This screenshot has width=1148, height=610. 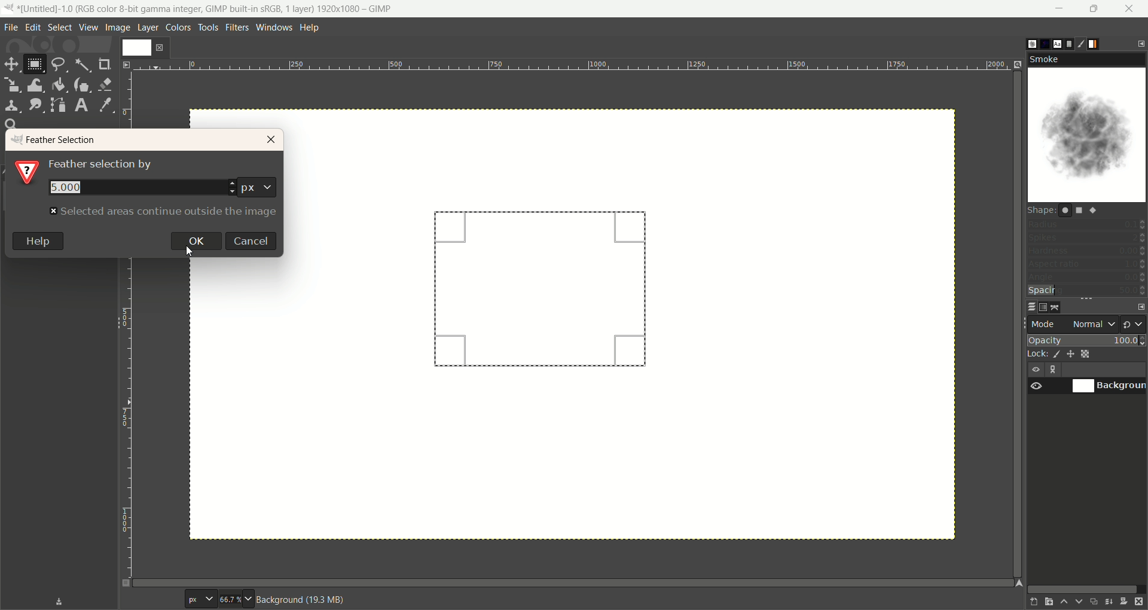 What do you see at coordinates (1031, 307) in the screenshot?
I see `layer` at bounding box center [1031, 307].